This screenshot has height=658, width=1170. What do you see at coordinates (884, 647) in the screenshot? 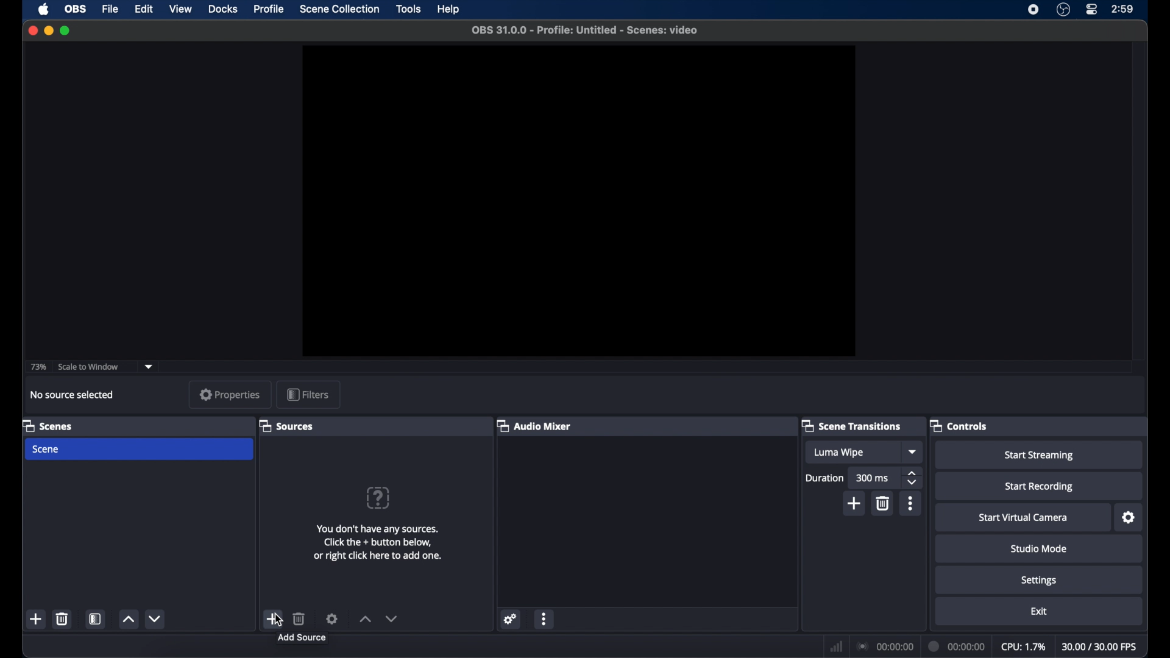
I see `connection` at bounding box center [884, 647].